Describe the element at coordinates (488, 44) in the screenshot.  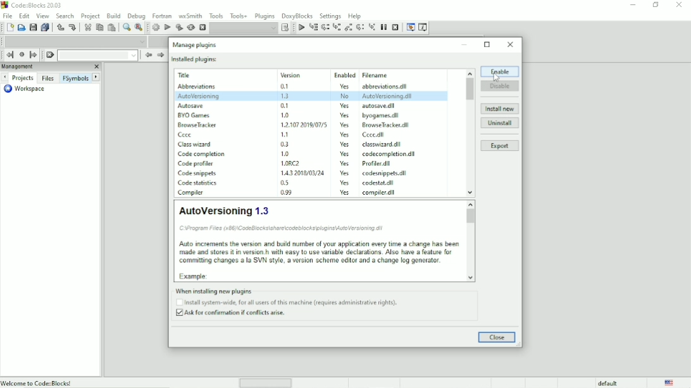
I see `Maximize` at that location.